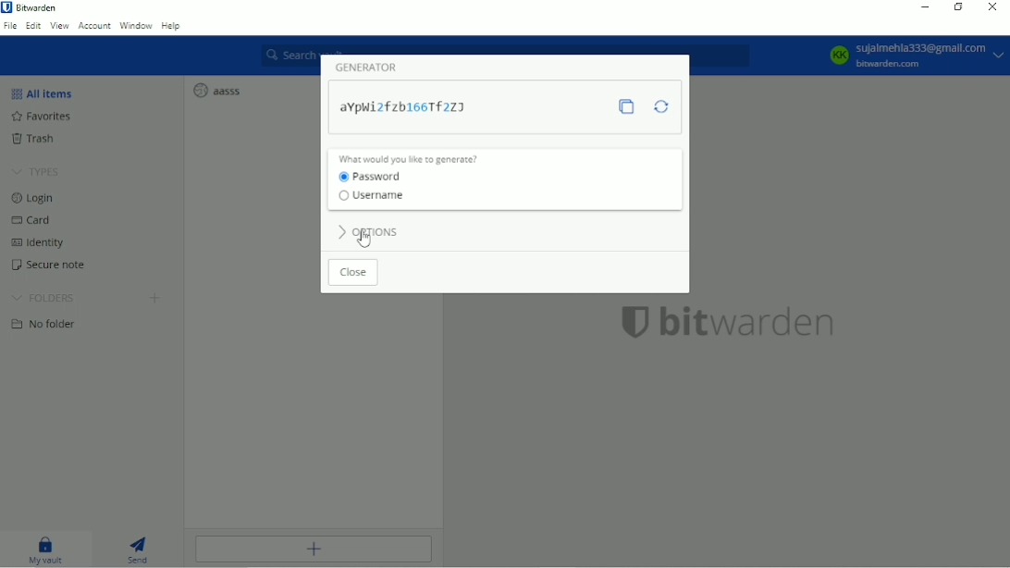 This screenshot has height=568, width=1010. Describe the element at coordinates (11, 27) in the screenshot. I see `File` at that location.